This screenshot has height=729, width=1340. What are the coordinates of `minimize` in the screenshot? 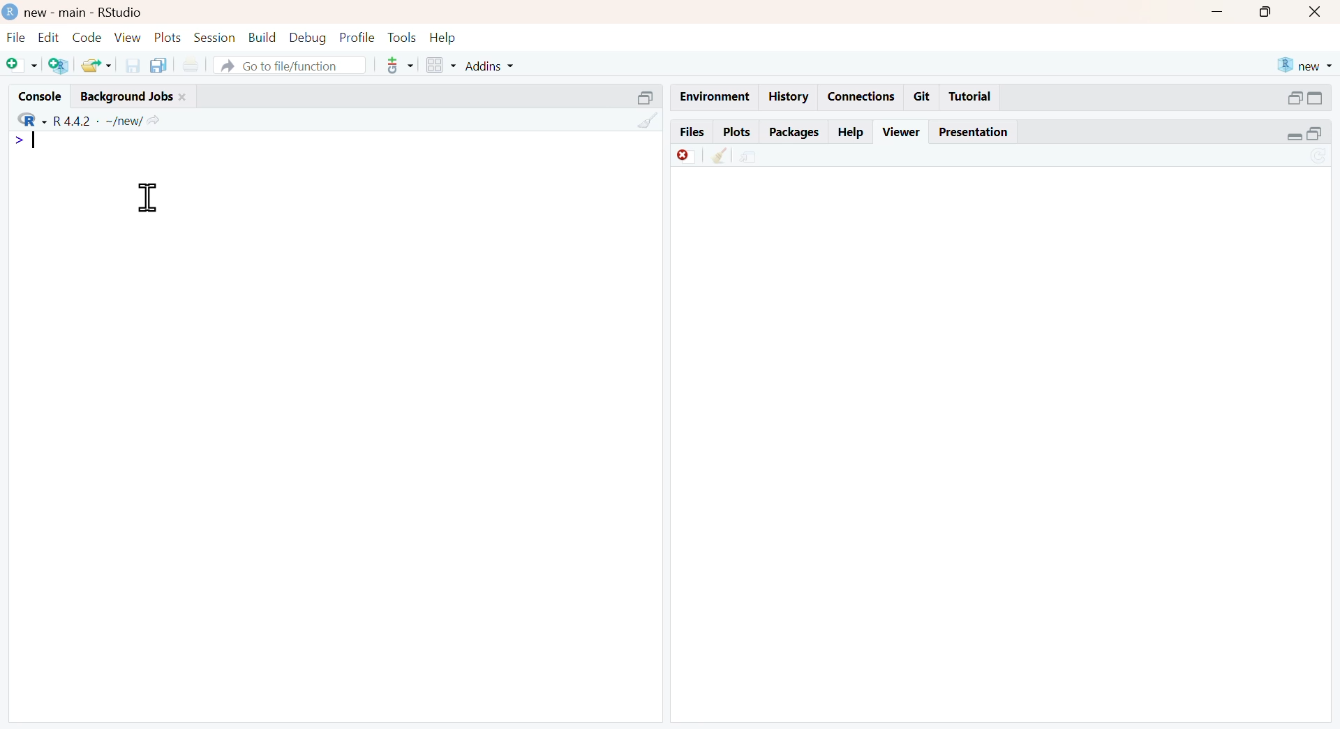 It's located at (647, 94).